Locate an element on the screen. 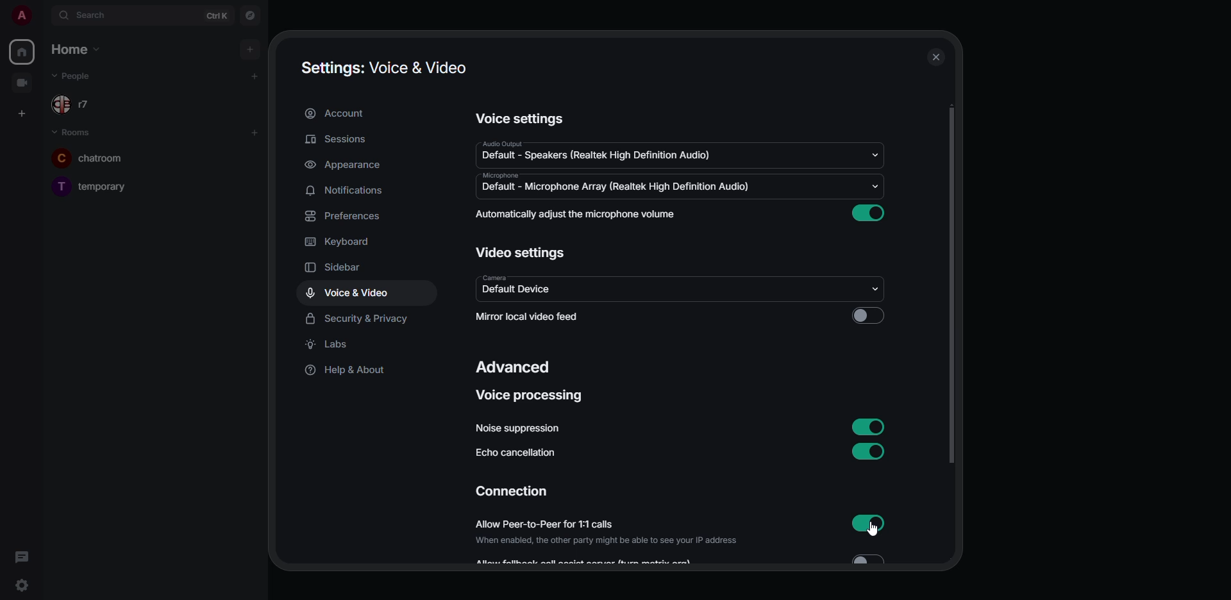  home is located at coordinates (23, 50).